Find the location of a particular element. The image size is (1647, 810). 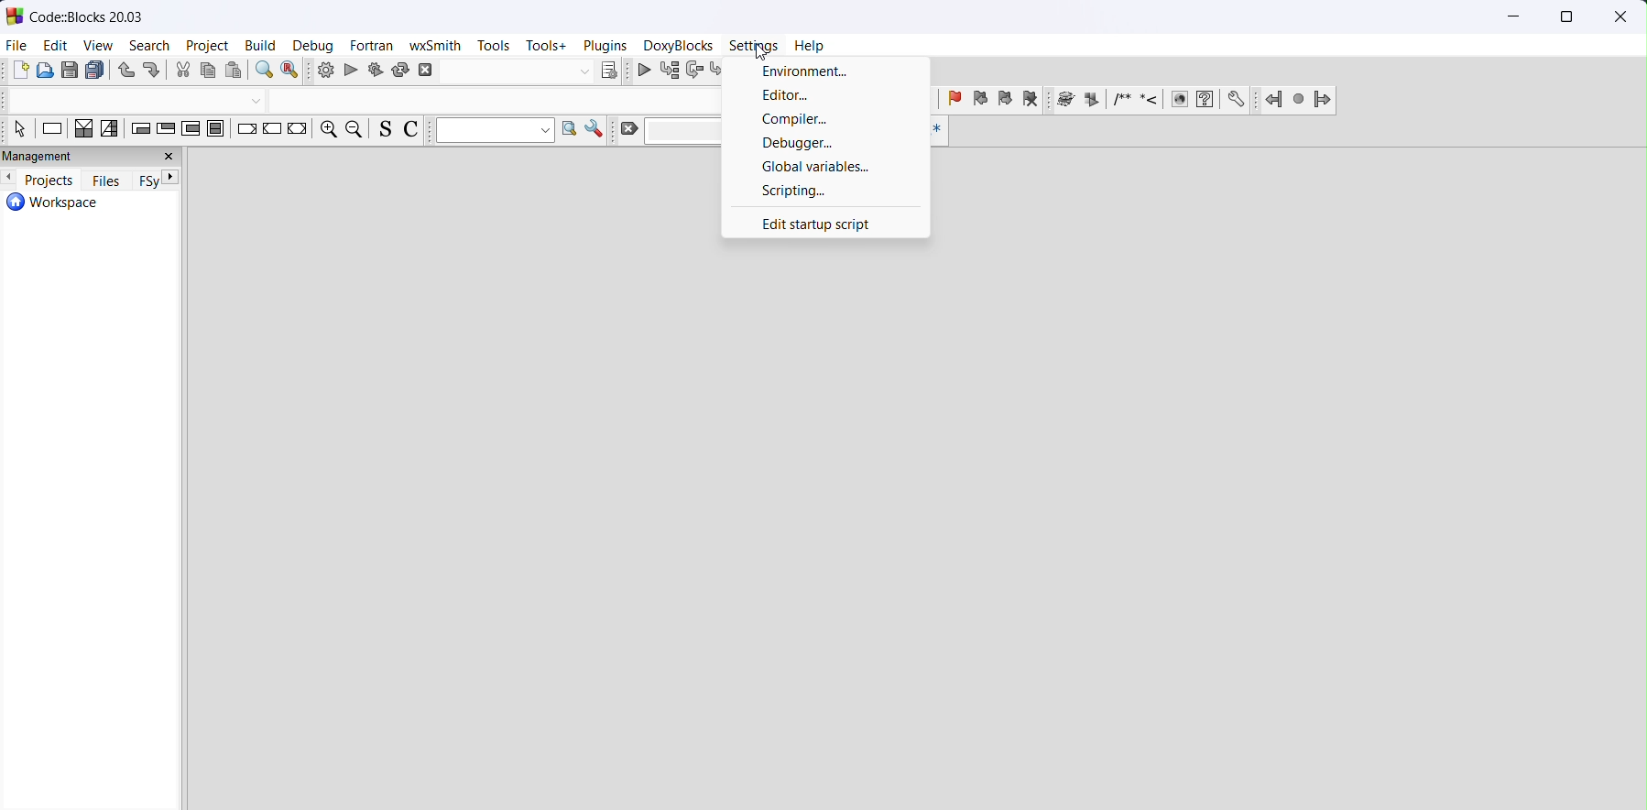

global variables is located at coordinates (825, 167).